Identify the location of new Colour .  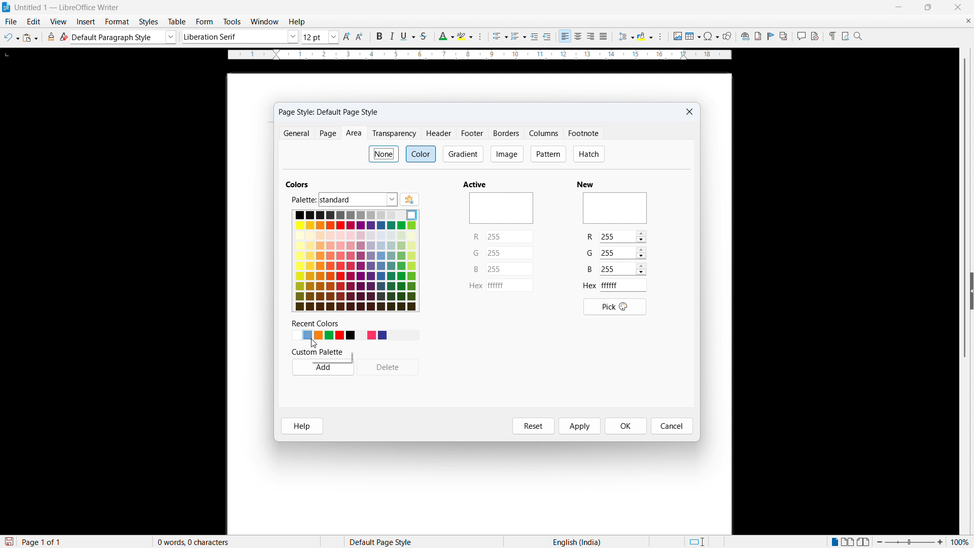
(615, 209).